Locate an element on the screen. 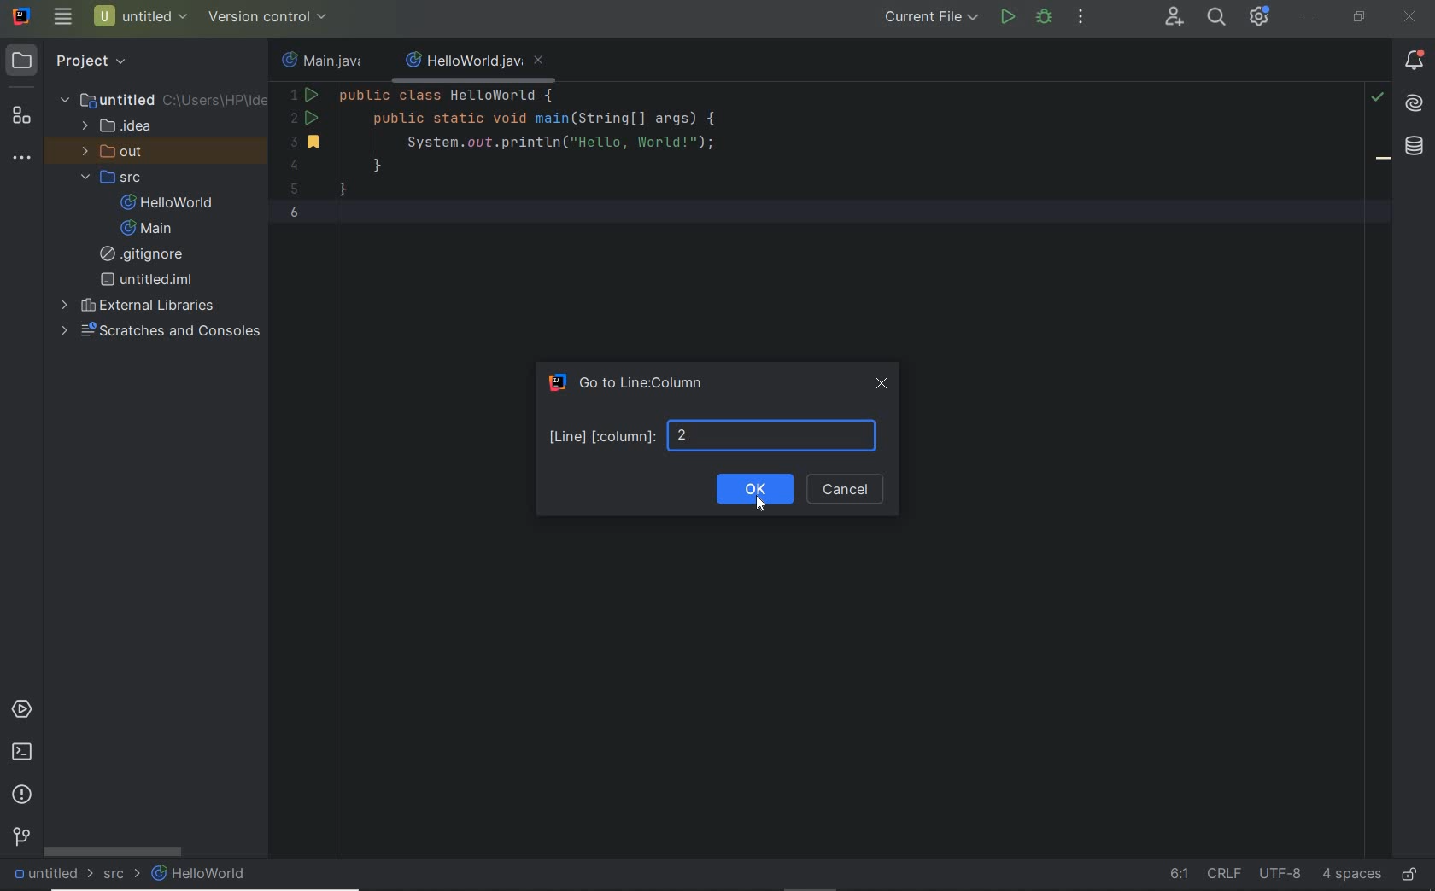 Image resolution: width=1435 pixels, height=891 pixels. search everywhere is located at coordinates (1215, 17).